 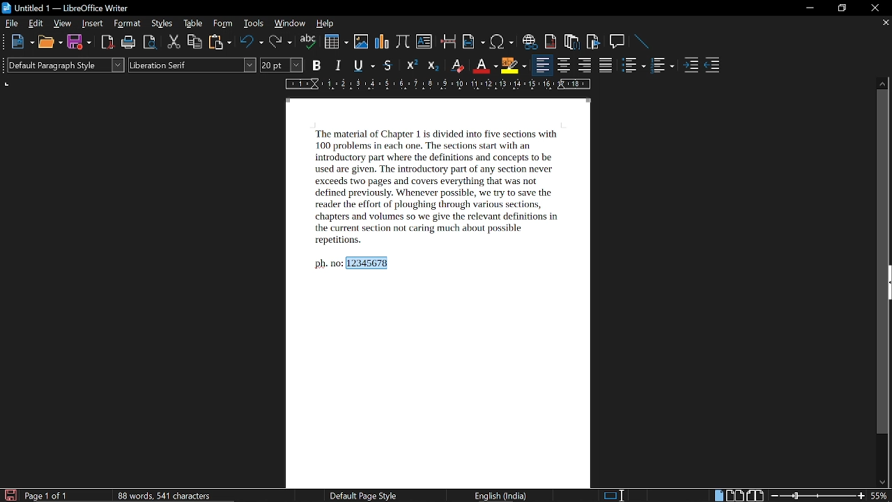 What do you see at coordinates (381, 41) in the screenshot?
I see `insert chart` at bounding box center [381, 41].